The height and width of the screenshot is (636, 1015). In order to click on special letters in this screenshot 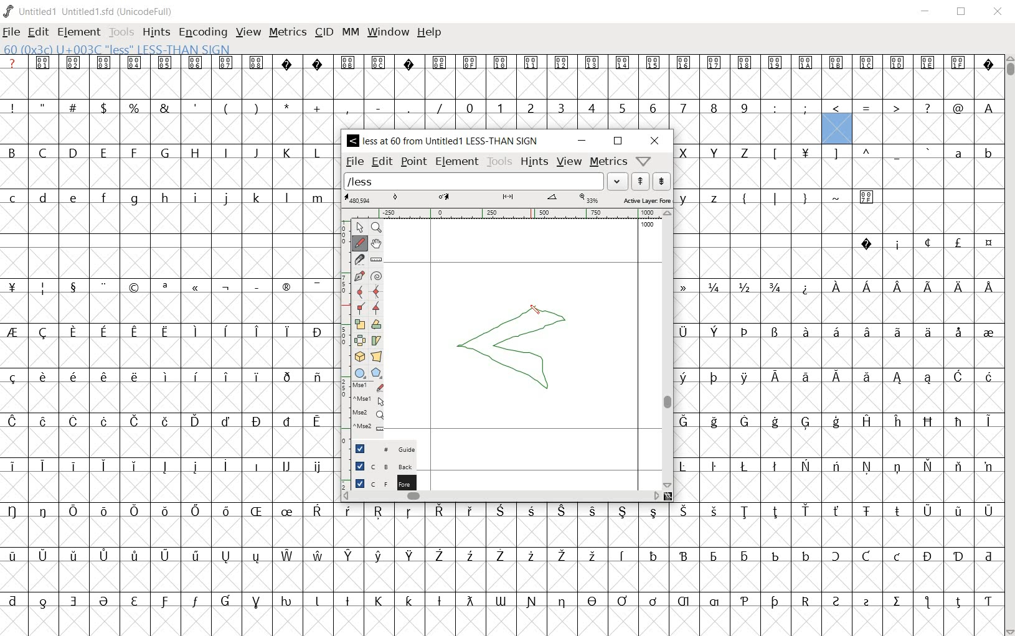, I will do `click(166, 467)`.